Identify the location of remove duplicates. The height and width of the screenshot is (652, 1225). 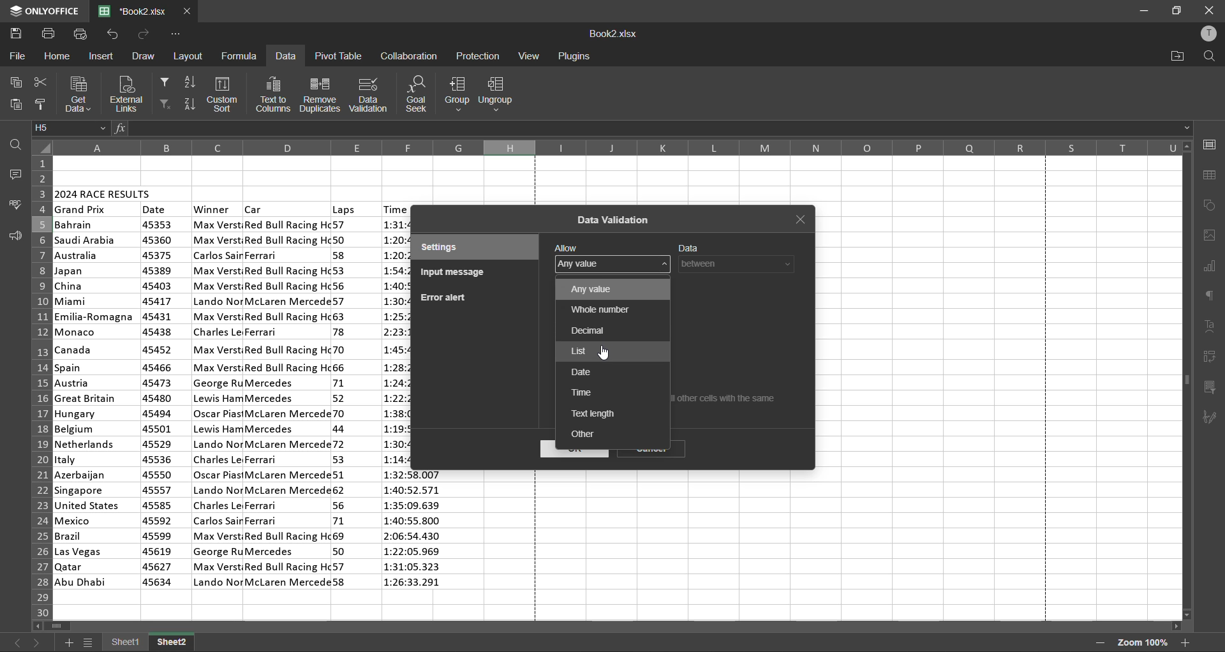
(321, 94).